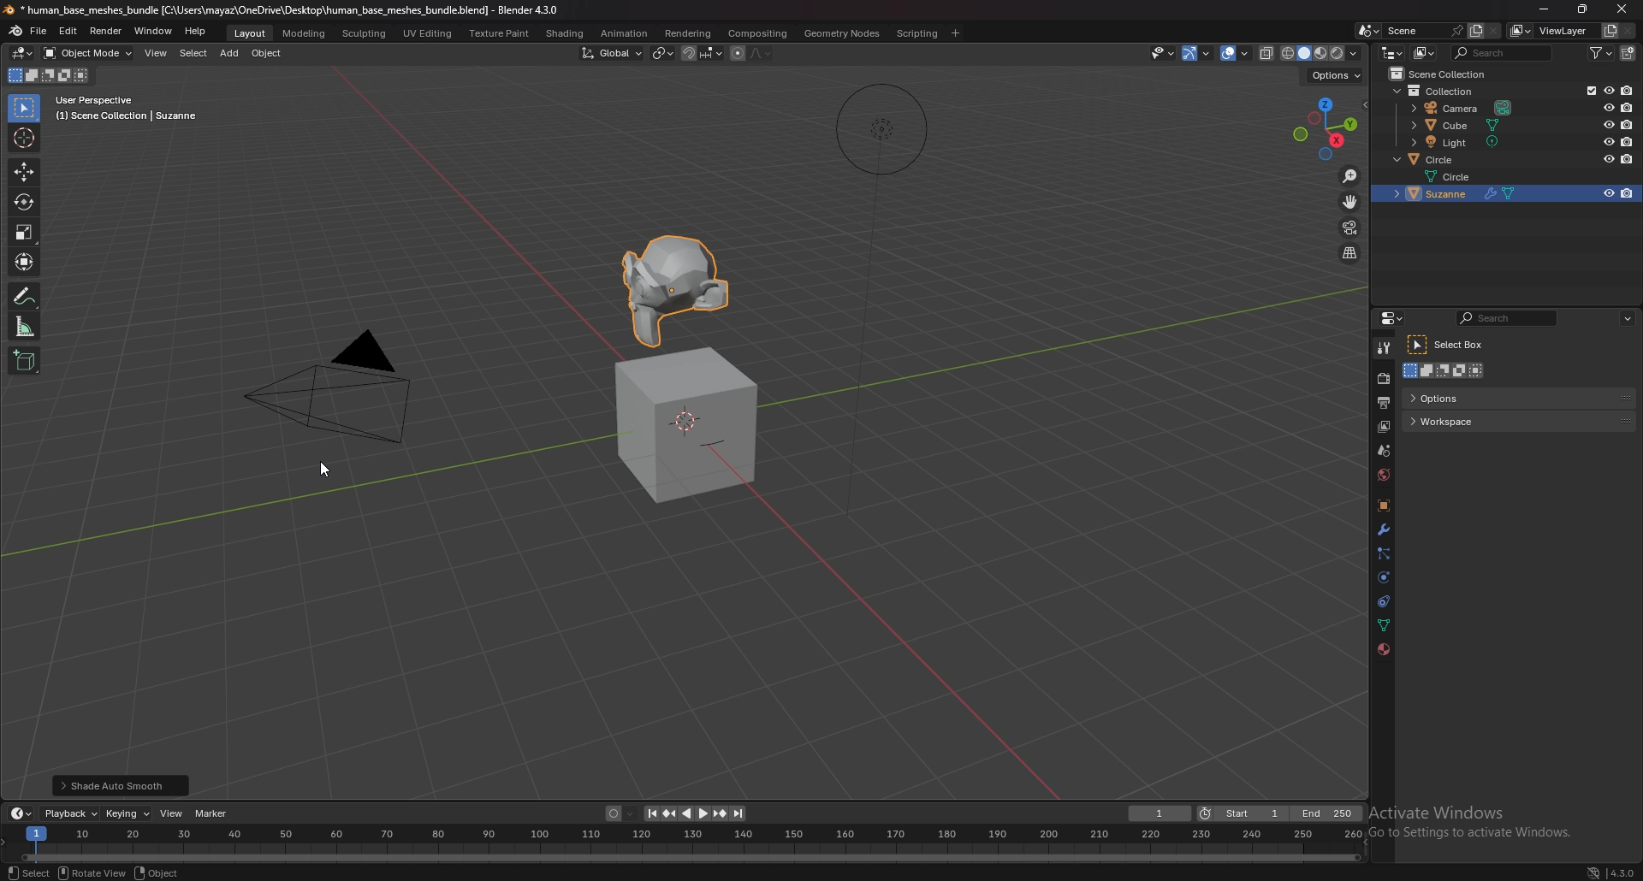  What do you see at coordinates (1391, 51) in the screenshot?
I see `editor type` at bounding box center [1391, 51].